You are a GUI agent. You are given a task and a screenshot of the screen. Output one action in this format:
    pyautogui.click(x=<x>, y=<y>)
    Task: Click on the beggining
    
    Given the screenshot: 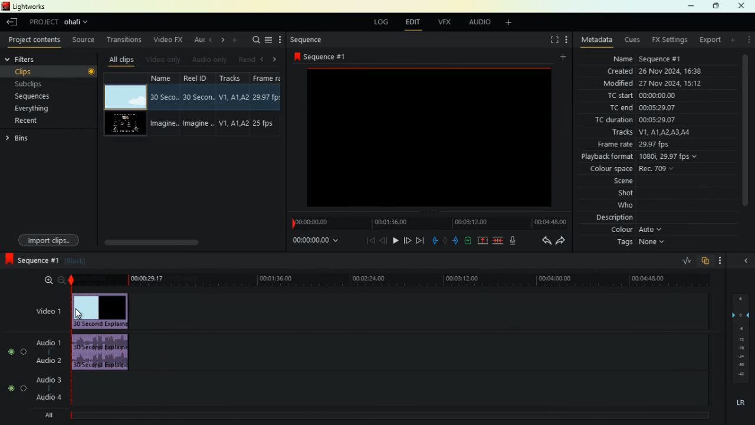 What is the action you would take?
    pyautogui.click(x=370, y=241)
    